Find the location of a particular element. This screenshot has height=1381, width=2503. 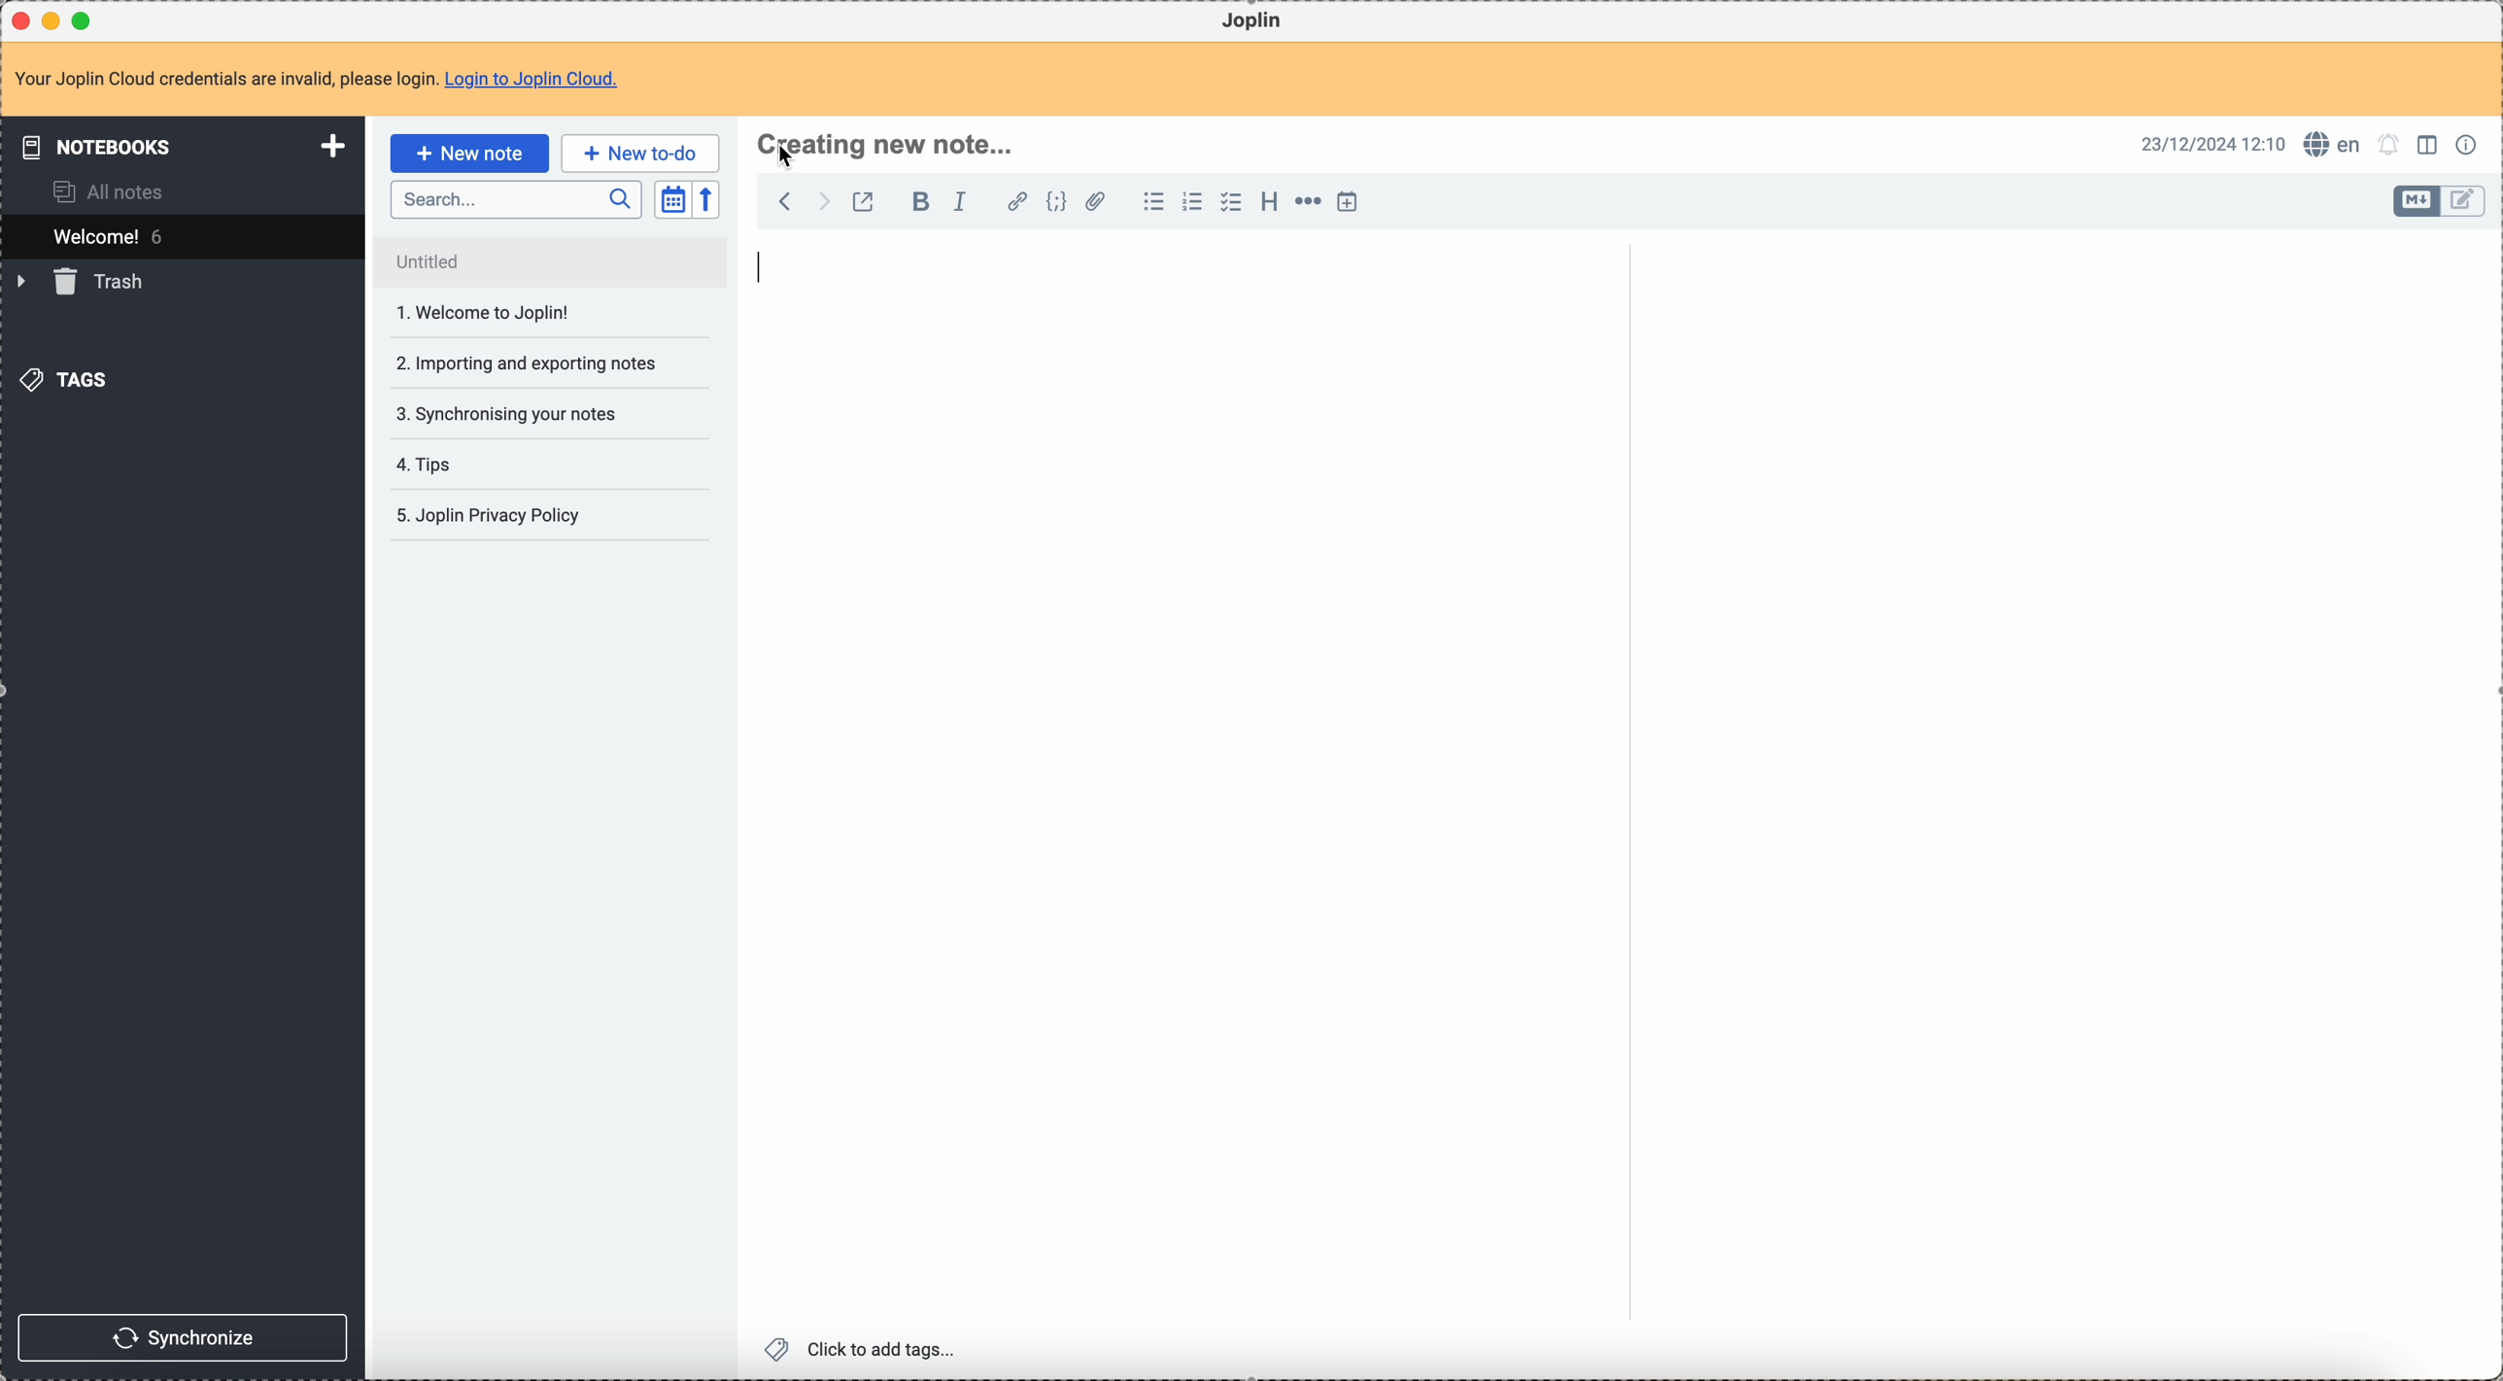

back is located at coordinates (779, 200).